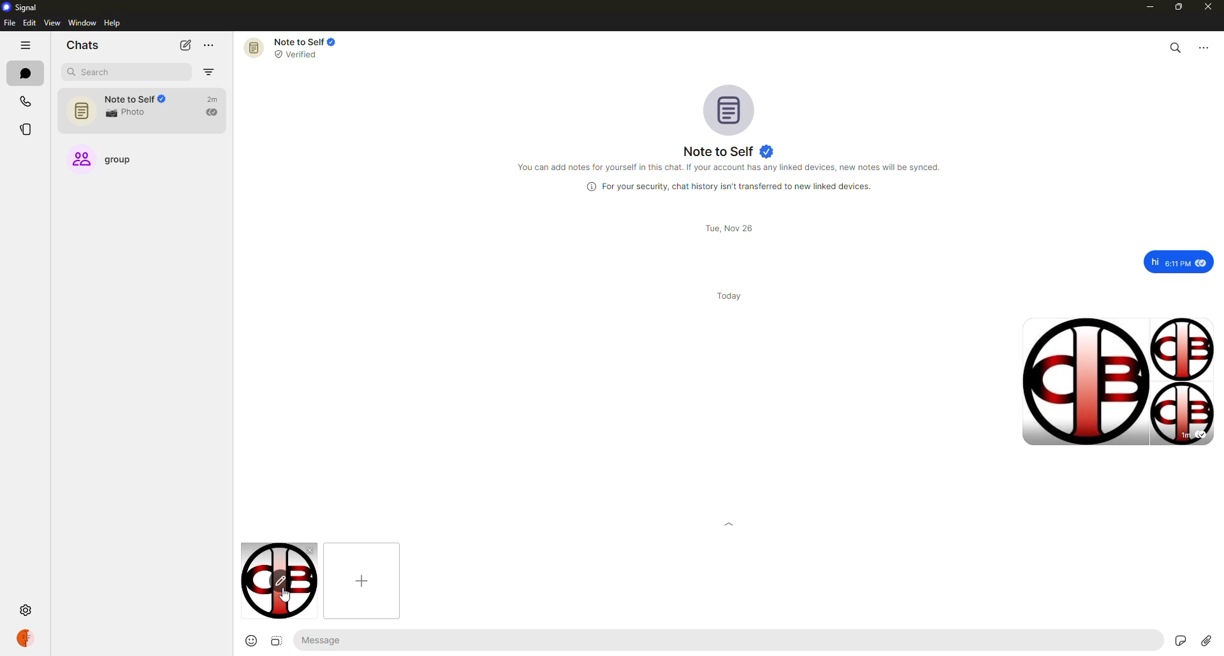 The width and height of the screenshot is (1224, 656). What do you see at coordinates (731, 295) in the screenshot?
I see `day` at bounding box center [731, 295].